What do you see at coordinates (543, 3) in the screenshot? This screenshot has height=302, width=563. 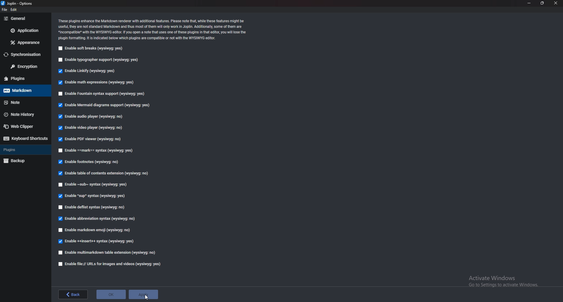 I see `Resize` at bounding box center [543, 3].